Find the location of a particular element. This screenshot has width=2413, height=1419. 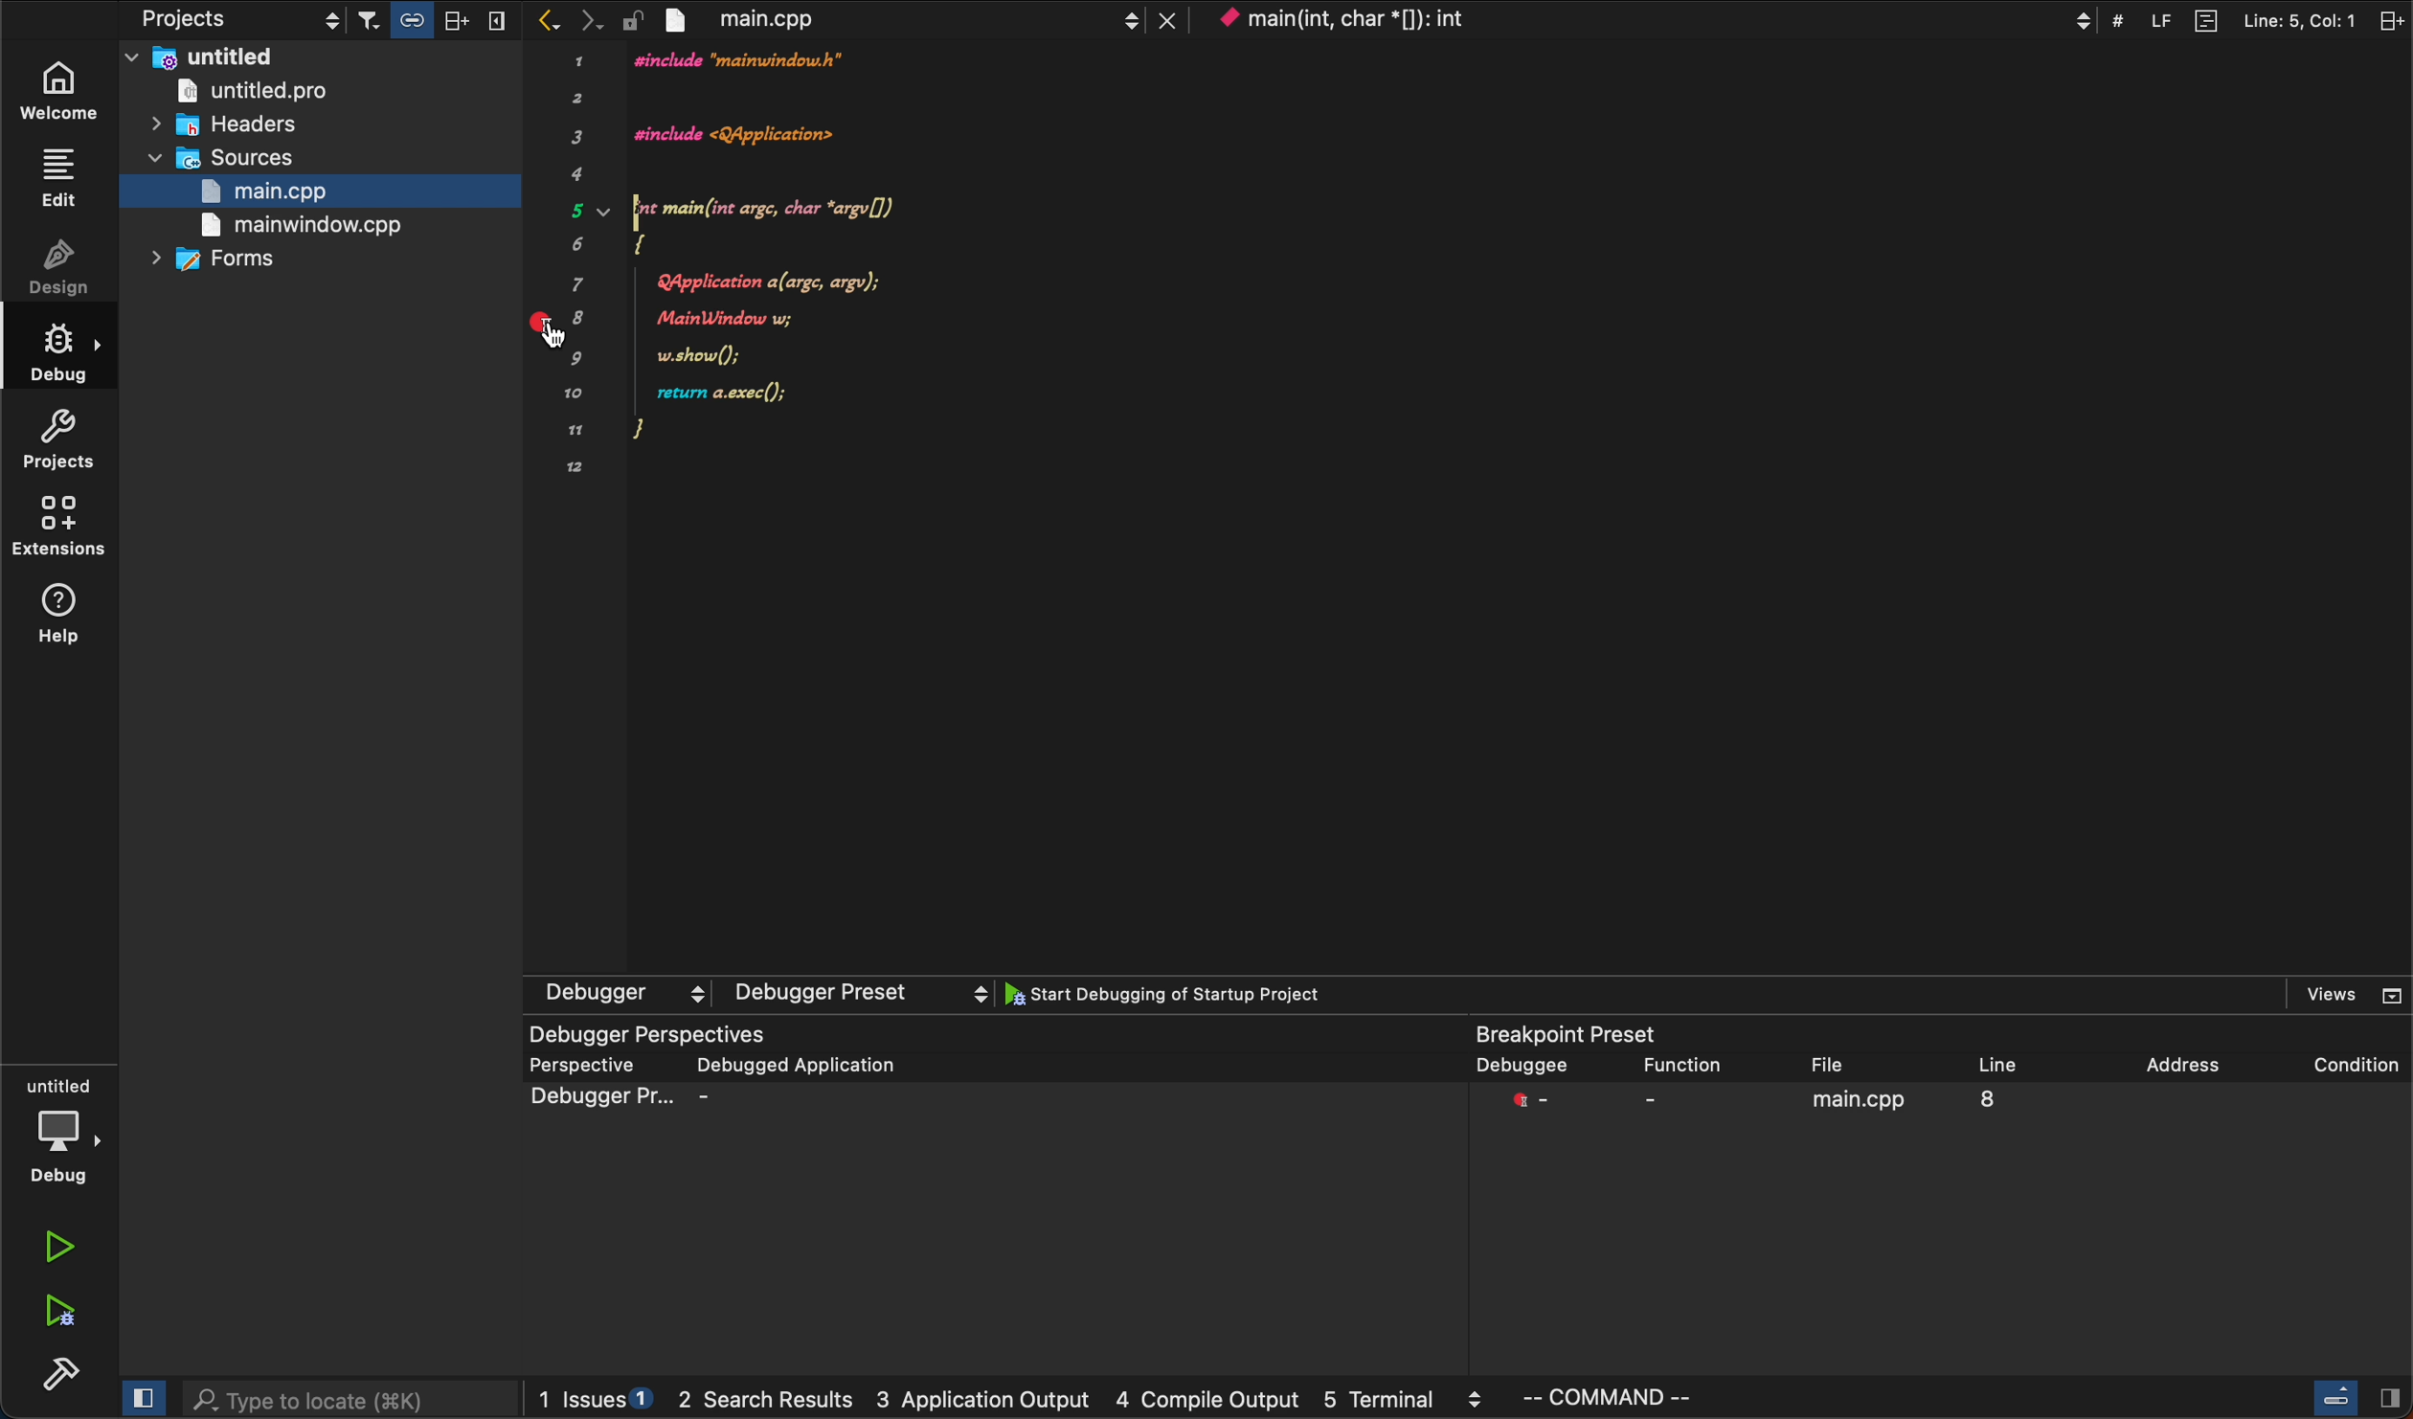

debugger is located at coordinates (760, 994).